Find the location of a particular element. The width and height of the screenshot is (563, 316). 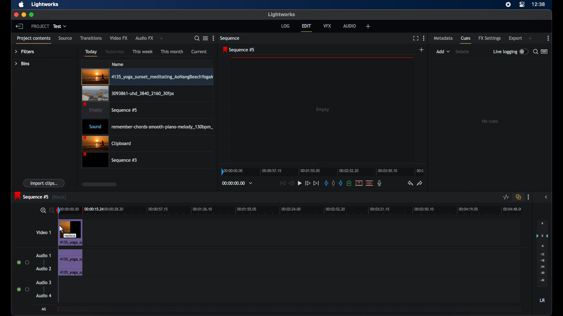

more options is located at coordinates (424, 38).